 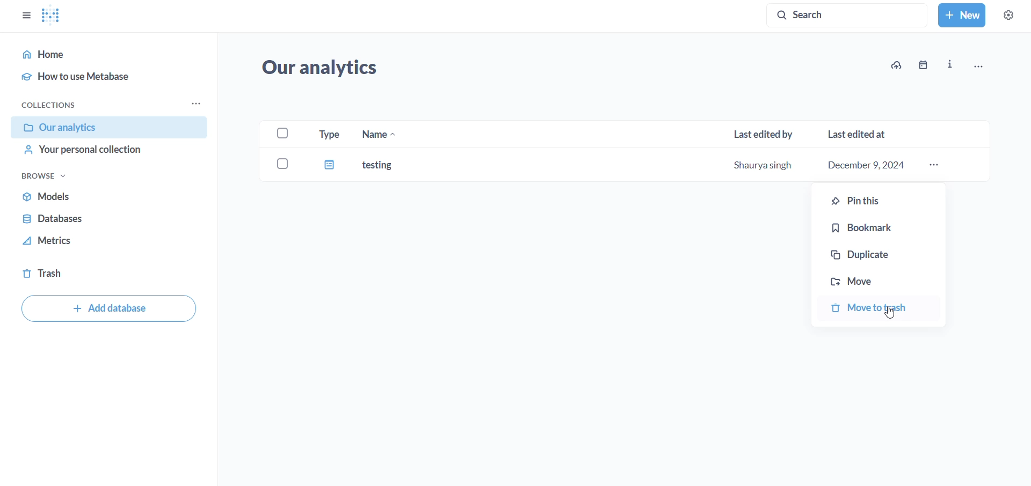 I want to click on our analytics, so click(x=111, y=128).